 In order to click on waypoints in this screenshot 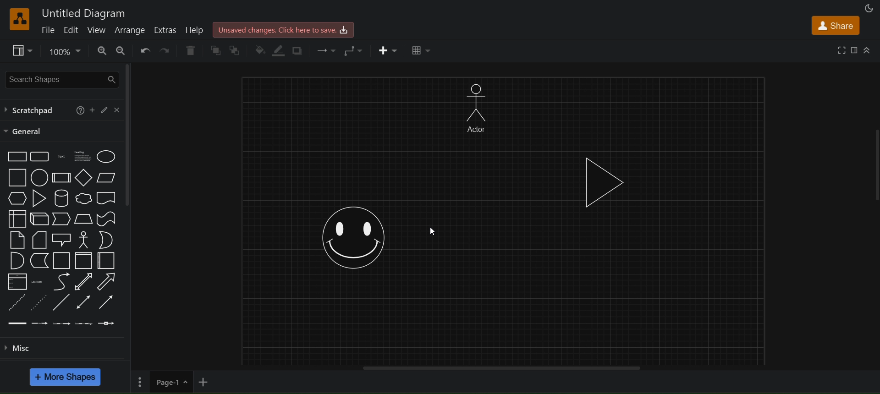, I will do `click(355, 50)`.